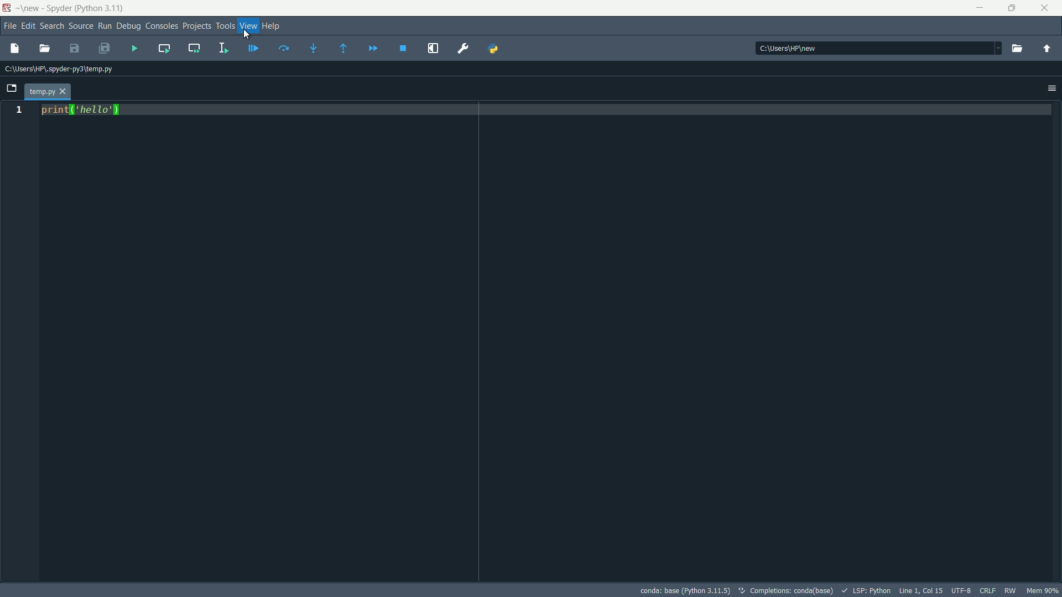 This screenshot has width=1062, height=597. Describe the element at coordinates (464, 49) in the screenshot. I see `preferences` at that location.